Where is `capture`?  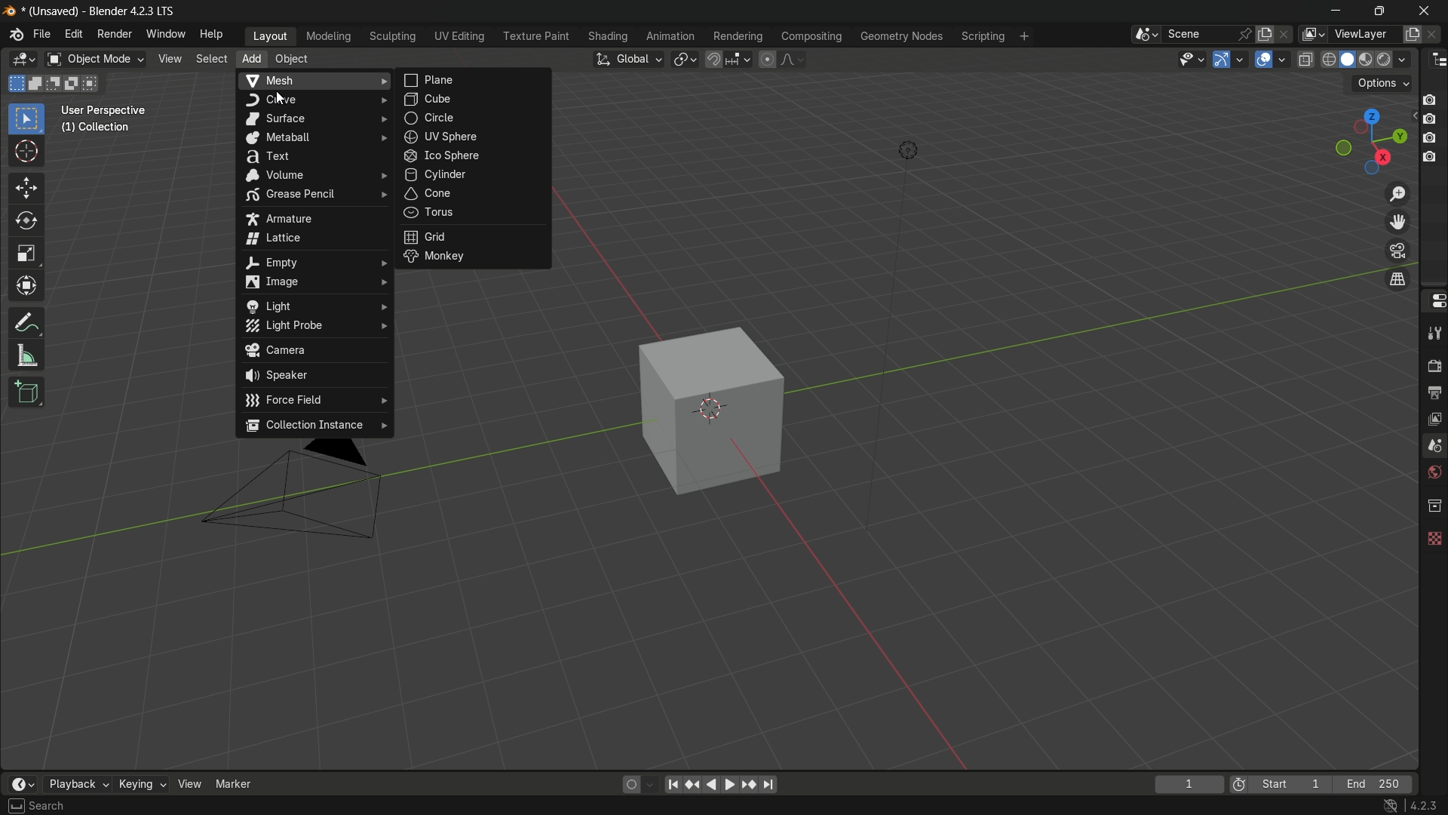 capture is located at coordinates (1431, 138).